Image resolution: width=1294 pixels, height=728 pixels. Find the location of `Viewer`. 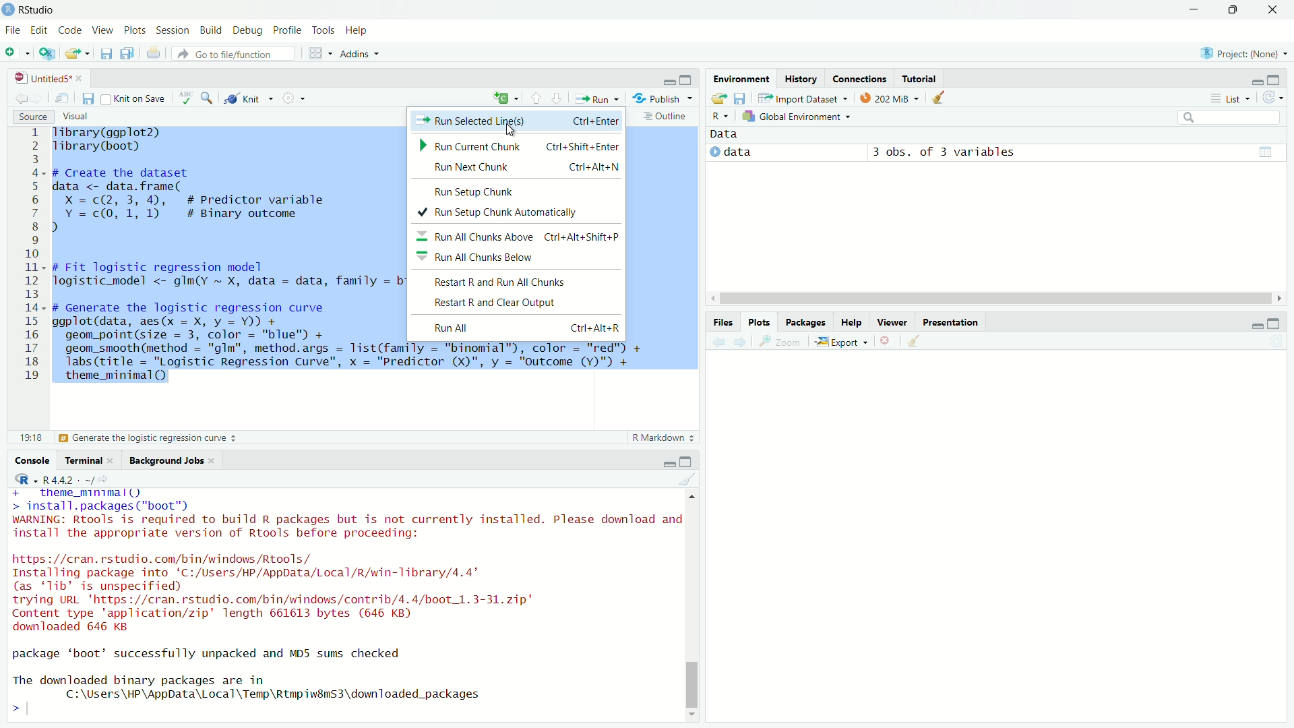

Viewer is located at coordinates (892, 321).